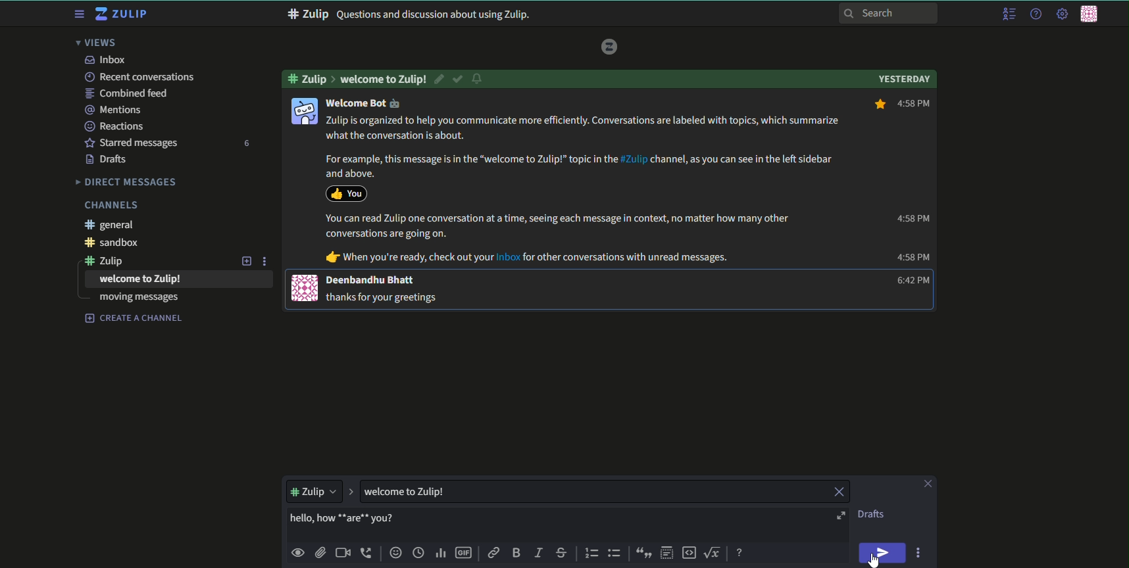  What do you see at coordinates (479, 80) in the screenshot?
I see `notification` at bounding box center [479, 80].